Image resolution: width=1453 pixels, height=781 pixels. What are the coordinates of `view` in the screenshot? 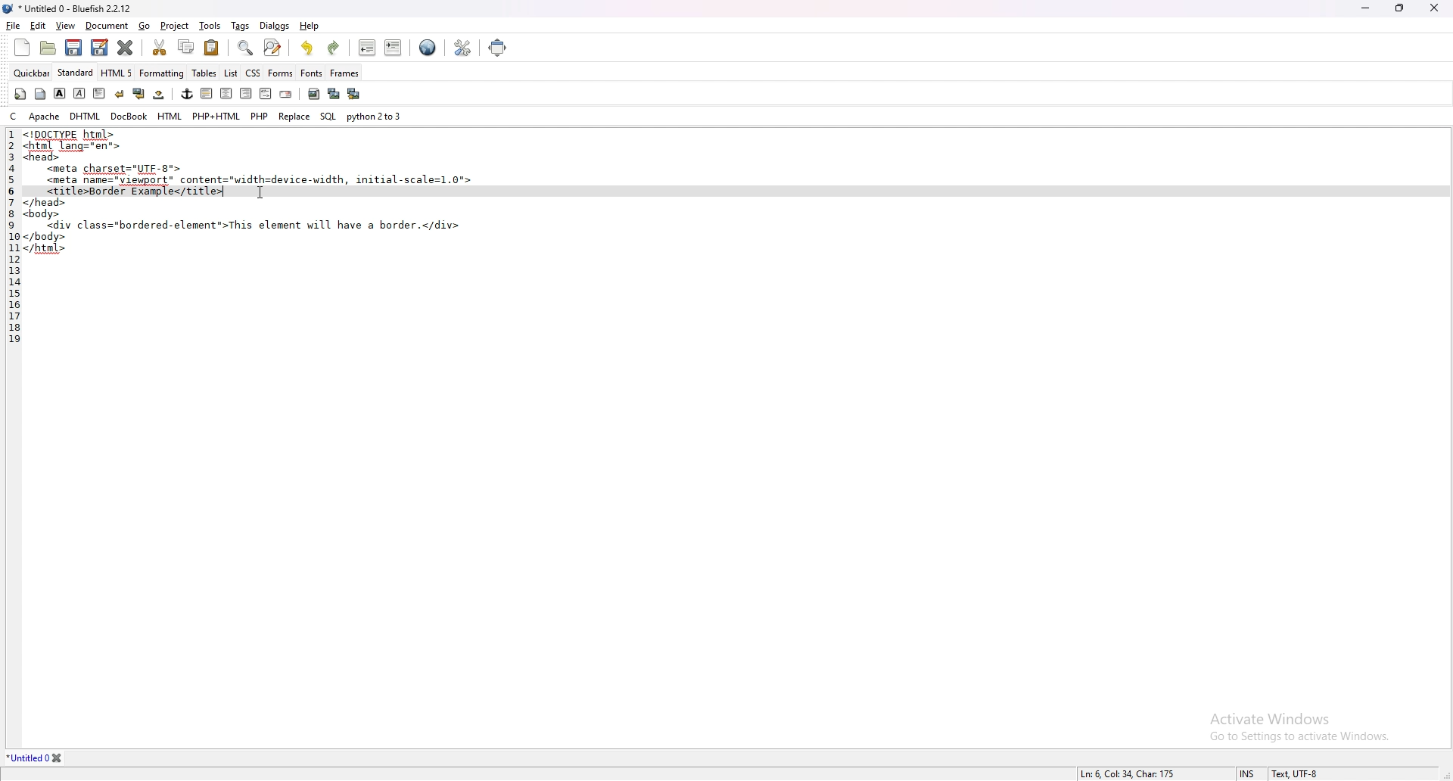 It's located at (66, 26).